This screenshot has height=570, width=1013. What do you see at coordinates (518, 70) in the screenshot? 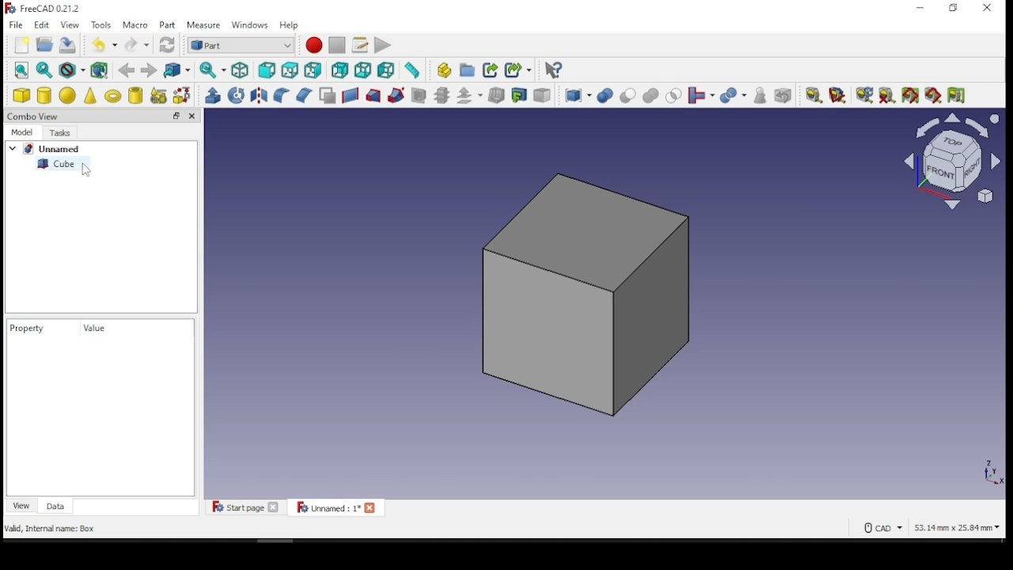
I see `make sub link` at bounding box center [518, 70].